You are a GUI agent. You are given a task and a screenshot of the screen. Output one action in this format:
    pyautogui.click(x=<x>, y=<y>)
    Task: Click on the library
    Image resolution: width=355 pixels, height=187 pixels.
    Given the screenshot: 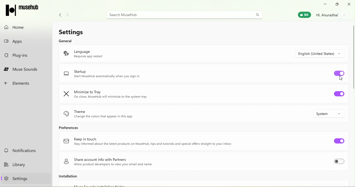 What is the action you would take?
    pyautogui.click(x=24, y=164)
    